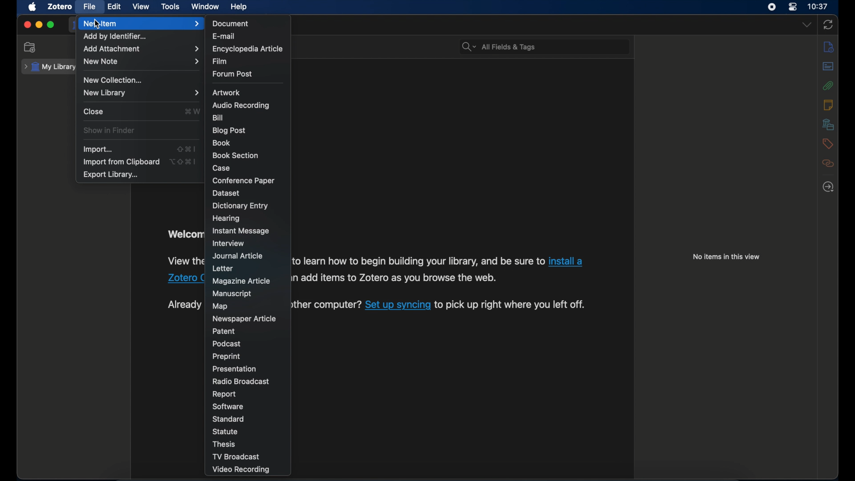 This screenshot has height=481, width=855. What do you see at coordinates (829, 46) in the screenshot?
I see `info` at bounding box center [829, 46].